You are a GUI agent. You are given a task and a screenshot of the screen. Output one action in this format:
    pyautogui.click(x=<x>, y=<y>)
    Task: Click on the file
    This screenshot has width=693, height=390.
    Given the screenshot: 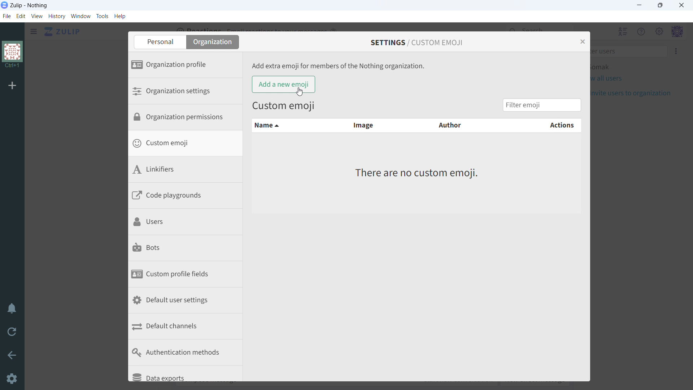 What is the action you would take?
    pyautogui.click(x=6, y=16)
    